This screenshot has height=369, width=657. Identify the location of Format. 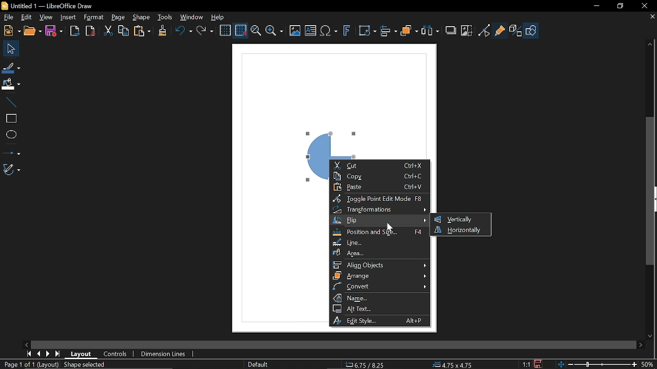
(95, 18).